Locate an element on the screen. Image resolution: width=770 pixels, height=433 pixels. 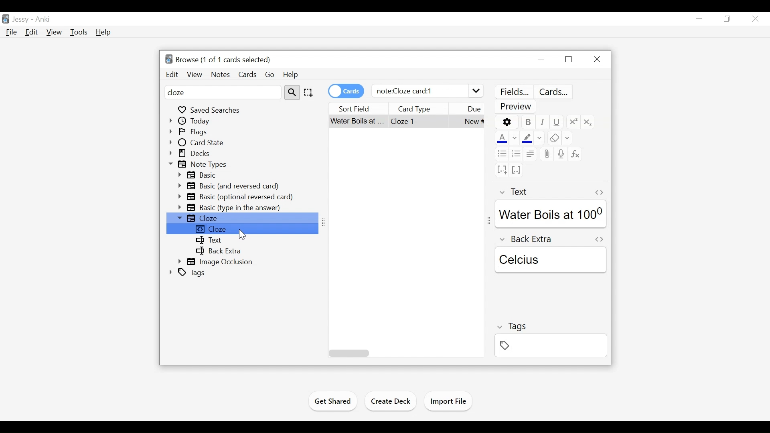
Customize Card Template is located at coordinates (555, 93).